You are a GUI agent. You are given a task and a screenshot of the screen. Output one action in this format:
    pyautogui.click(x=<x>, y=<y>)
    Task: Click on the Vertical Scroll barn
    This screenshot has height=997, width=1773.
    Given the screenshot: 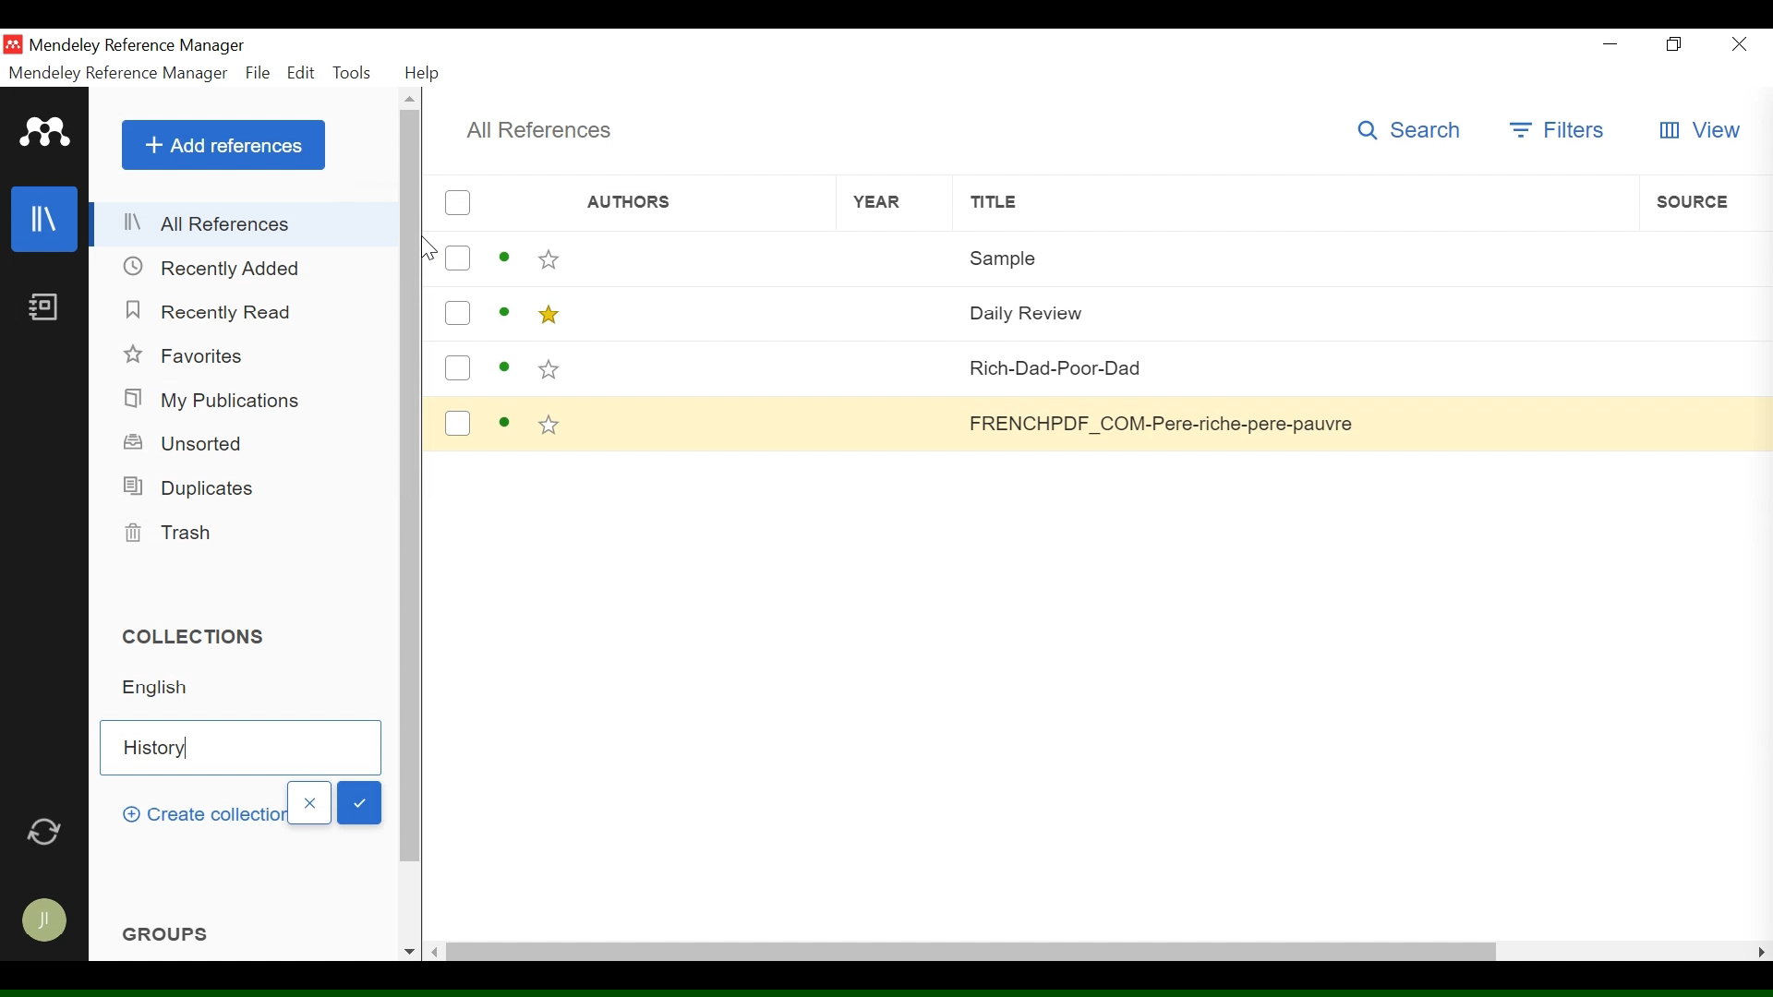 What is the action you would take?
    pyautogui.click(x=409, y=507)
    